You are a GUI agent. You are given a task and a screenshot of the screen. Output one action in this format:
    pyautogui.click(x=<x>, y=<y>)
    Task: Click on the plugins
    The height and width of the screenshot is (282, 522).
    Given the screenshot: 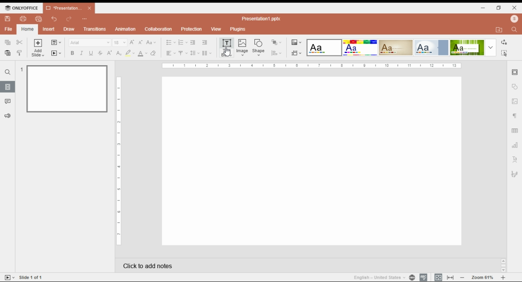 What is the action you would take?
    pyautogui.click(x=237, y=29)
    